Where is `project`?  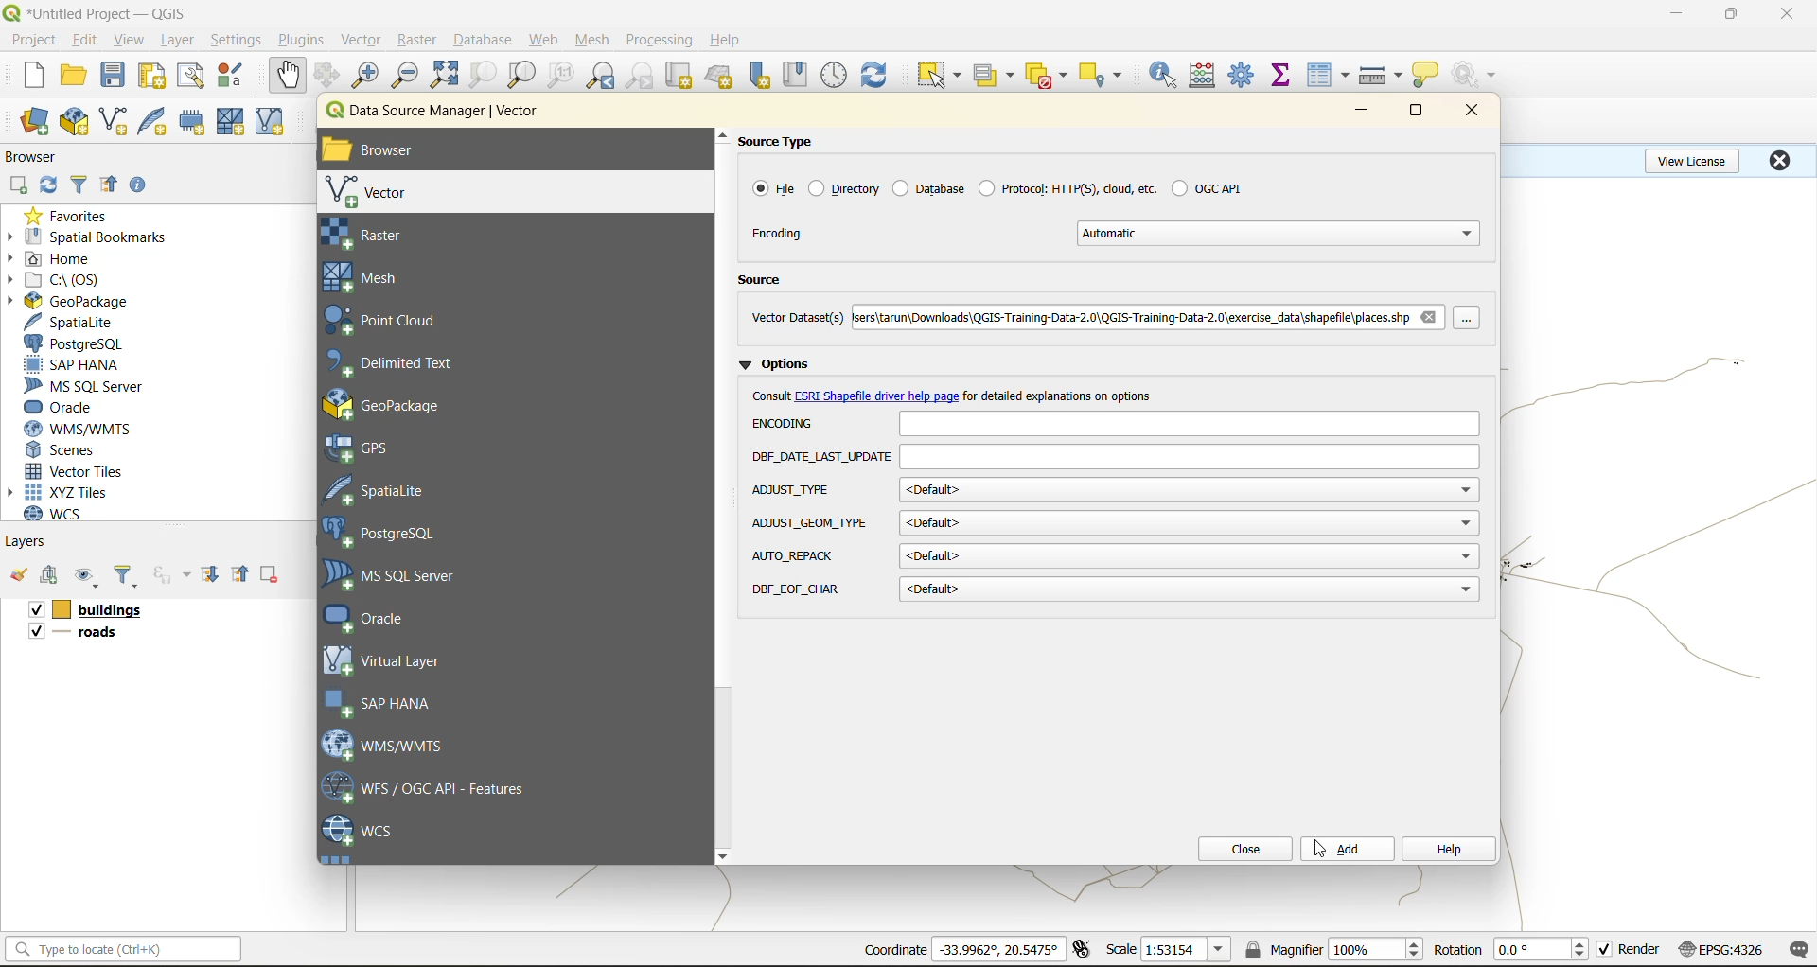
project is located at coordinates (33, 41).